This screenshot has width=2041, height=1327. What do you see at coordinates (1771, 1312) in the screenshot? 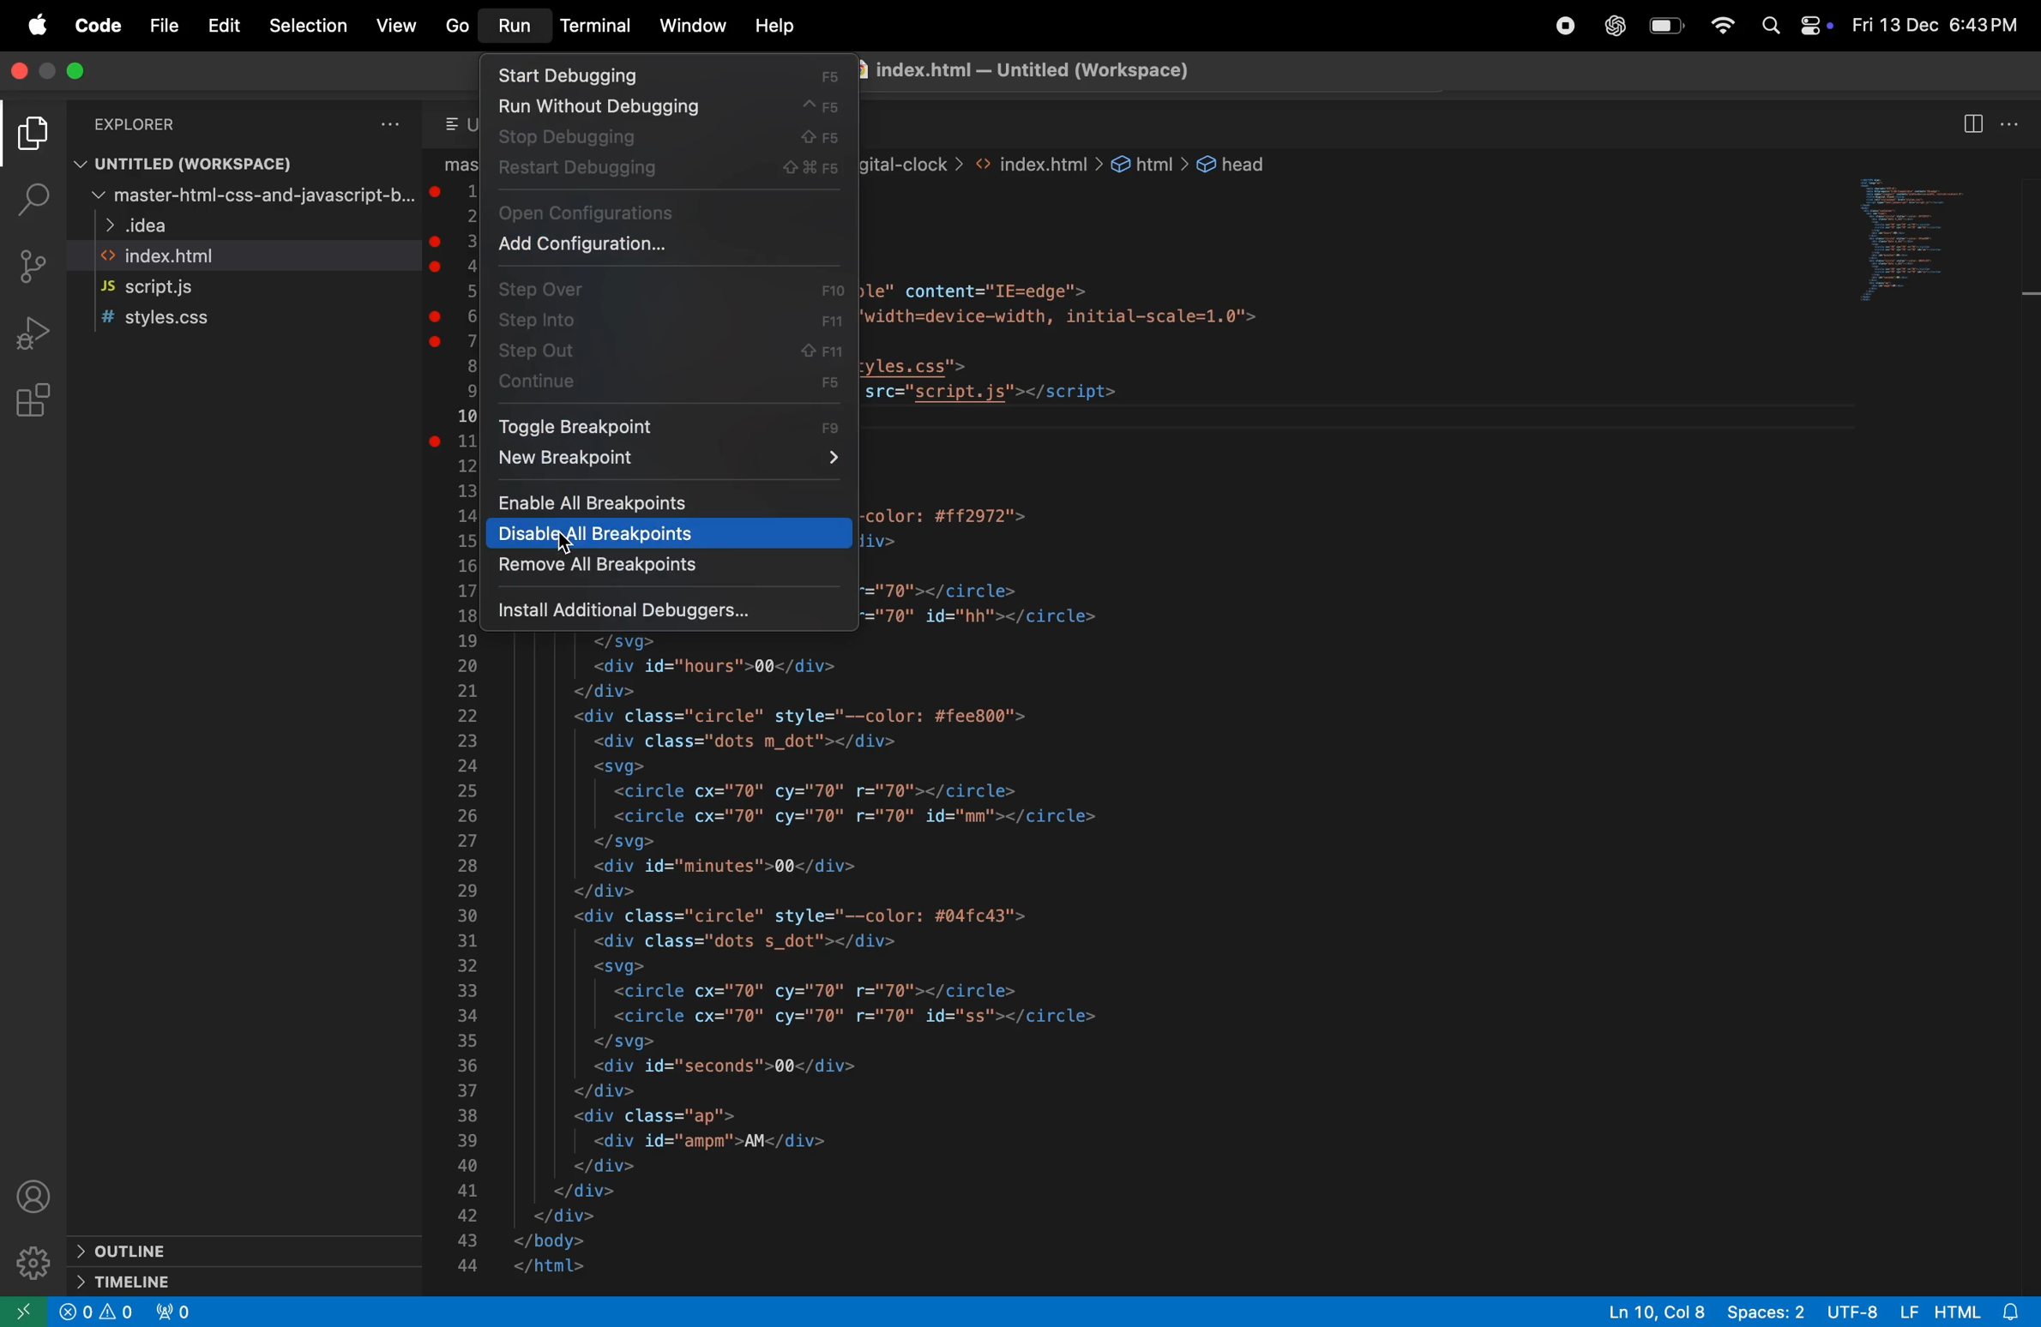
I see `spaces 2` at bounding box center [1771, 1312].